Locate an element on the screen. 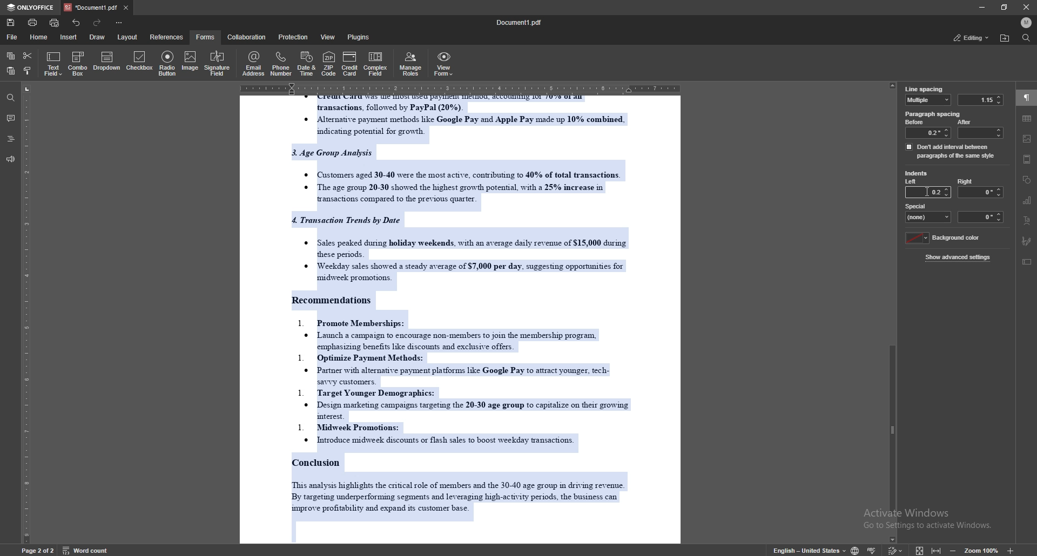 This screenshot has width=1037, height=556. image is located at coordinates (189, 62).